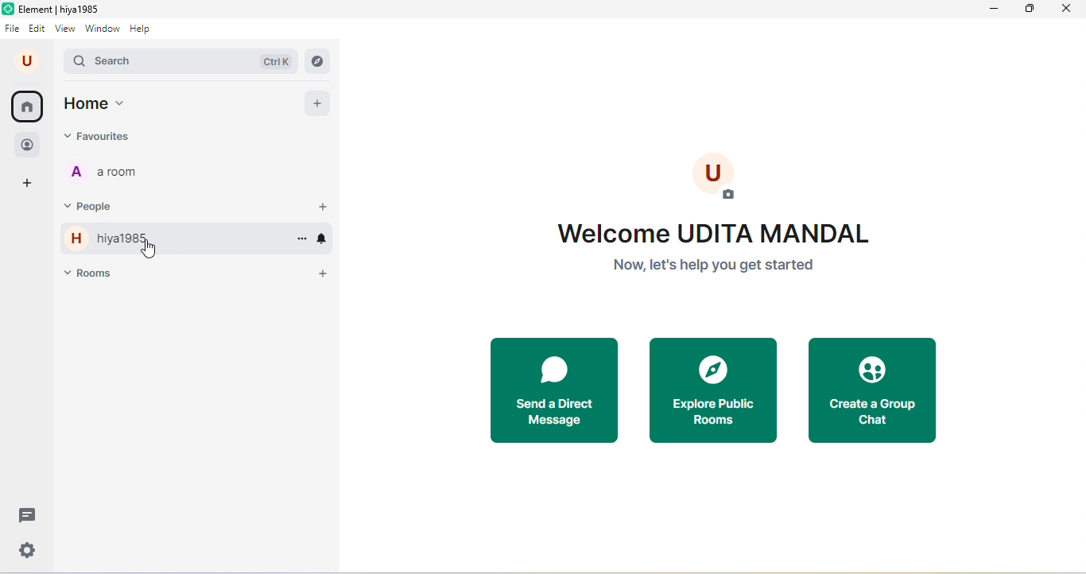 The height and width of the screenshot is (574, 1086). What do you see at coordinates (300, 239) in the screenshot?
I see `More Option` at bounding box center [300, 239].